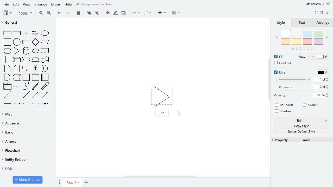 The width and height of the screenshot is (333, 187). I want to click on card, so click(17, 69).